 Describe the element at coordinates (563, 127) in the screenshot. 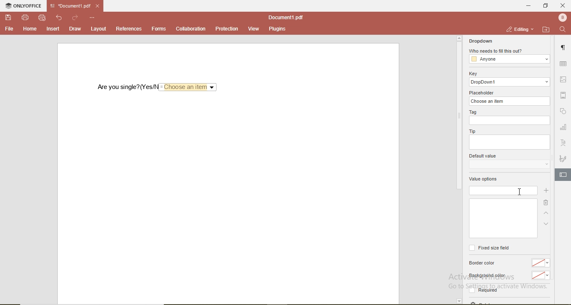

I see `chart` at that location.